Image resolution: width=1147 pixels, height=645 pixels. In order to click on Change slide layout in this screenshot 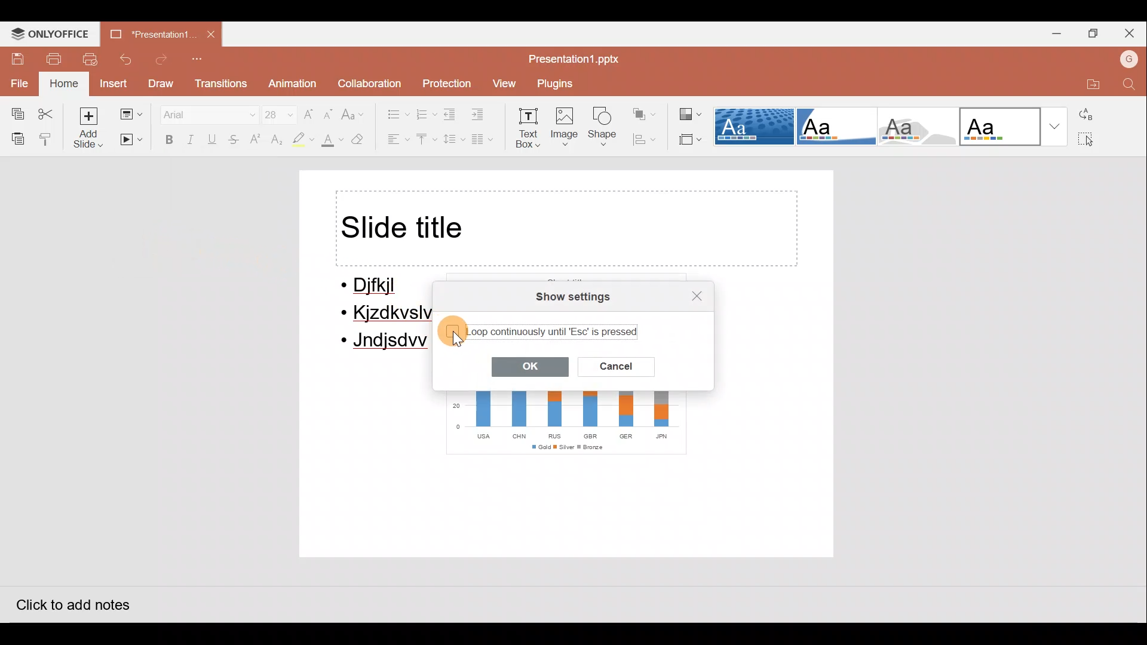, I will do `click(133, 115)`.